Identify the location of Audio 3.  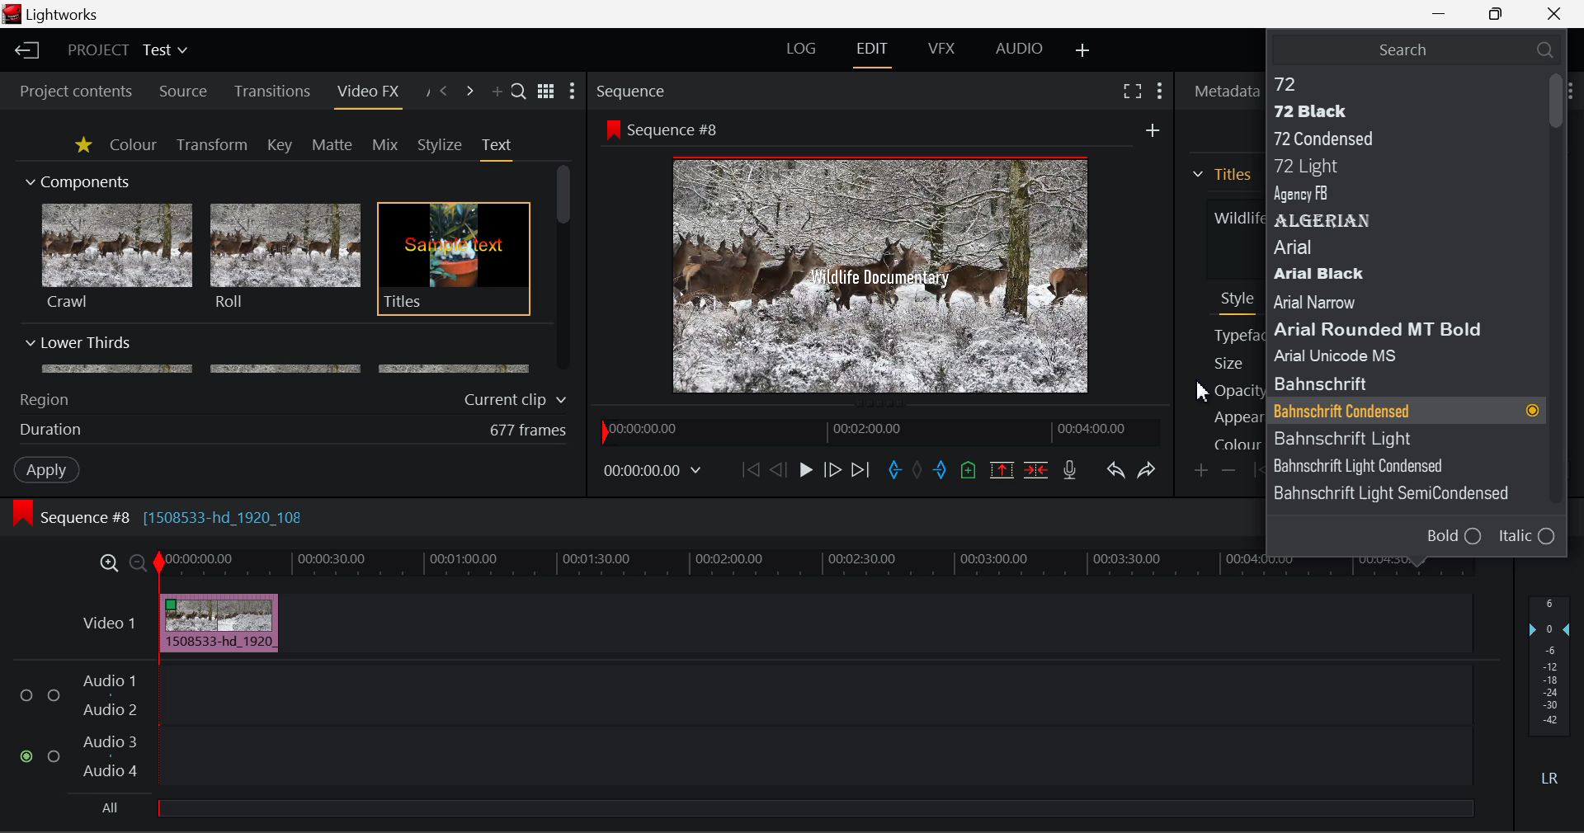
(109, 741).